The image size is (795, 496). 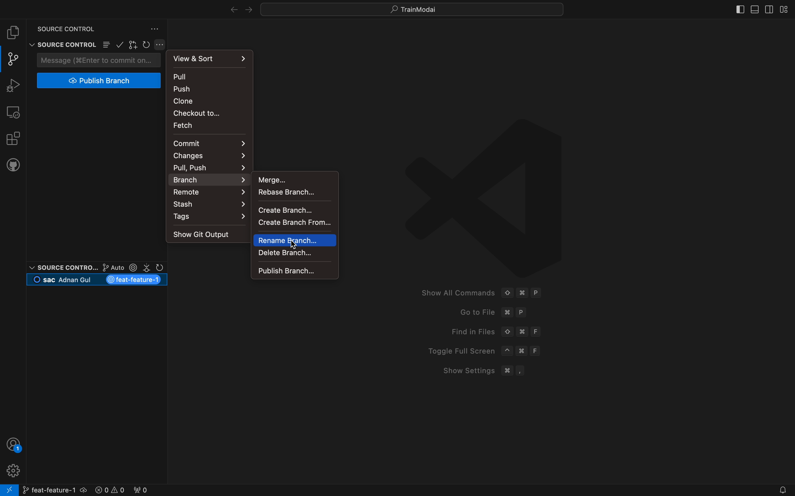 What do you see at coordinates (98, 280) in the screenshot?
I see `current branch ` at bounding box center [98, 280].